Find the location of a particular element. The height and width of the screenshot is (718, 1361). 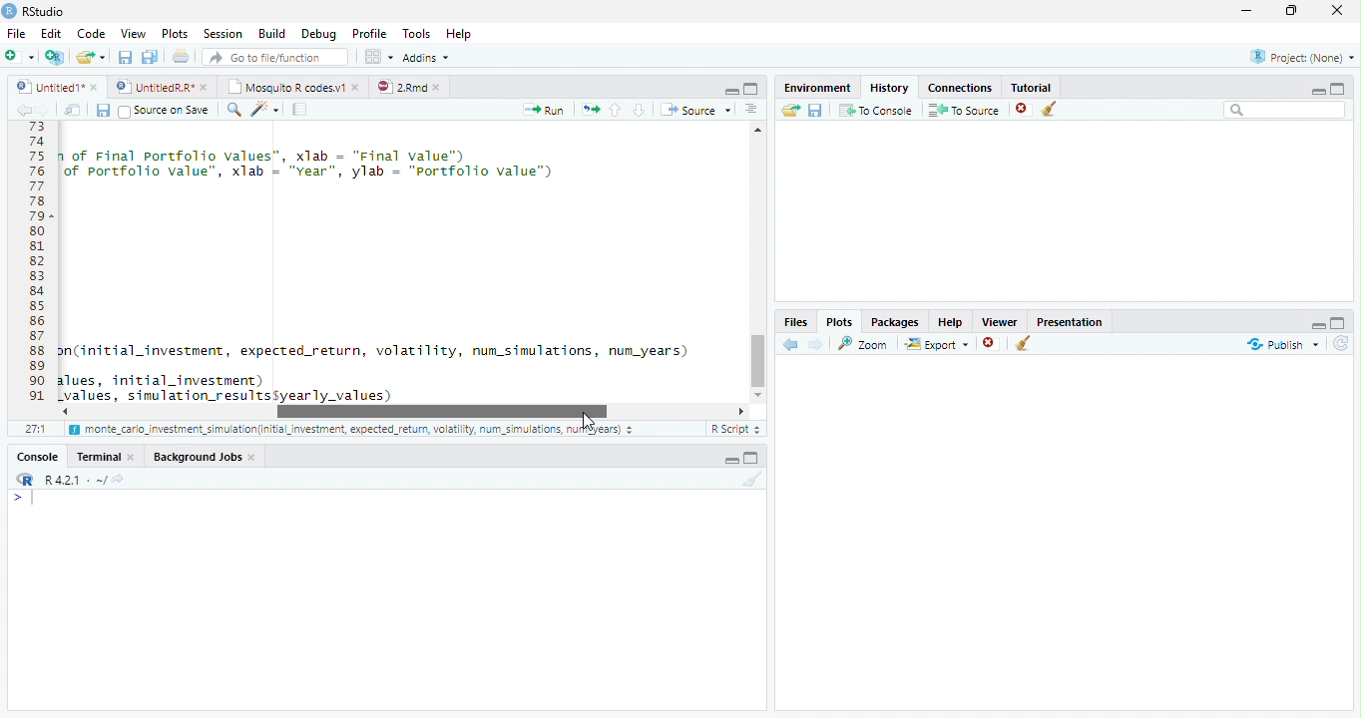

Clear is located at coordinates (749, 480).